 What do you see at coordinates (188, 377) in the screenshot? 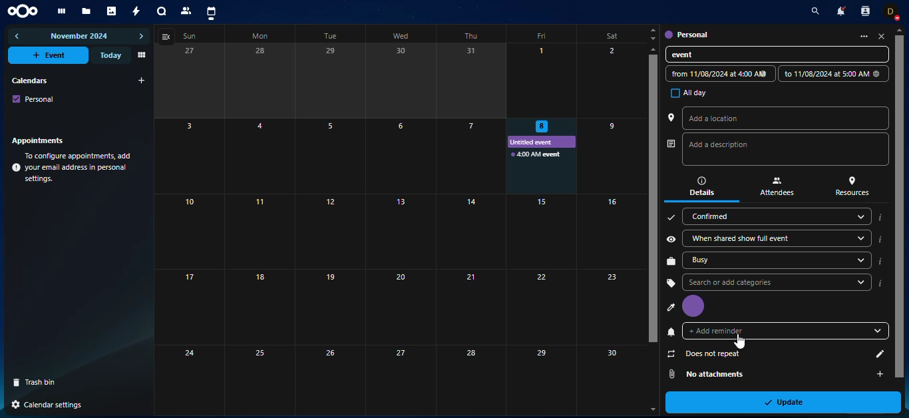
I see `24` at bounding box center [188, 377].